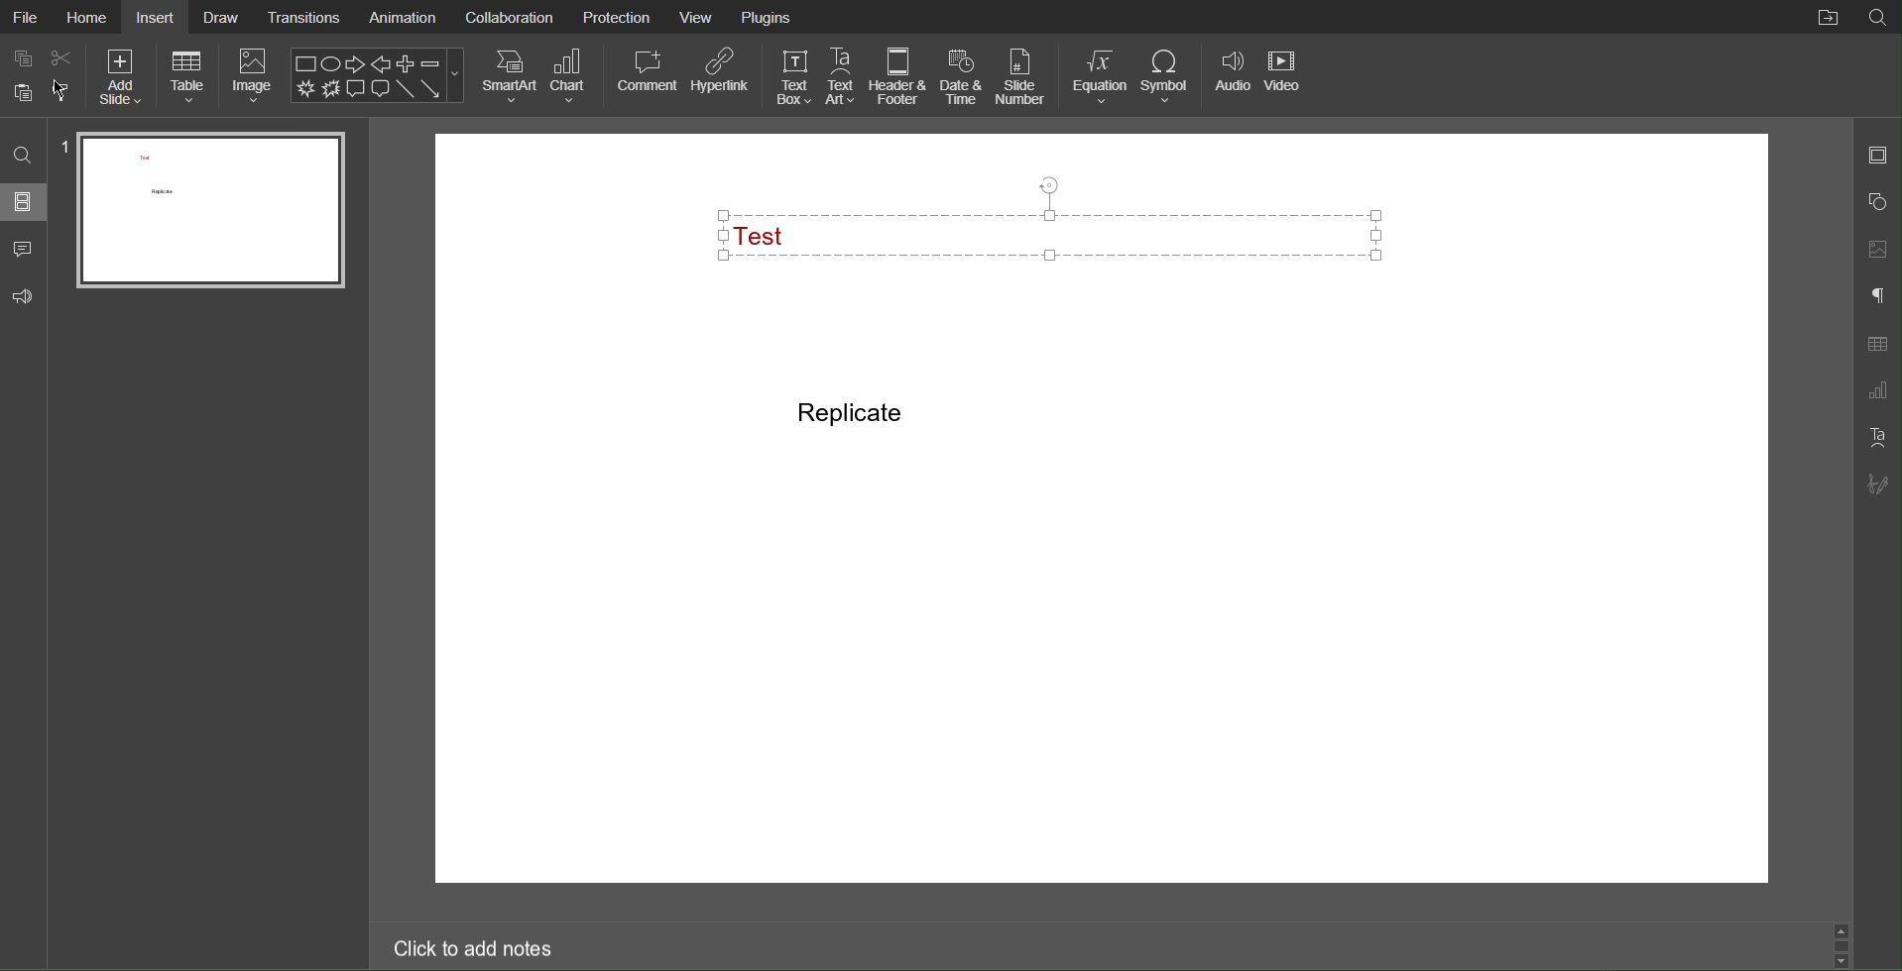 The width and height of the screenshot is (1902, 971). Describe the element at coordinates (26, 16) in the screenshot. I see `File` at that location.